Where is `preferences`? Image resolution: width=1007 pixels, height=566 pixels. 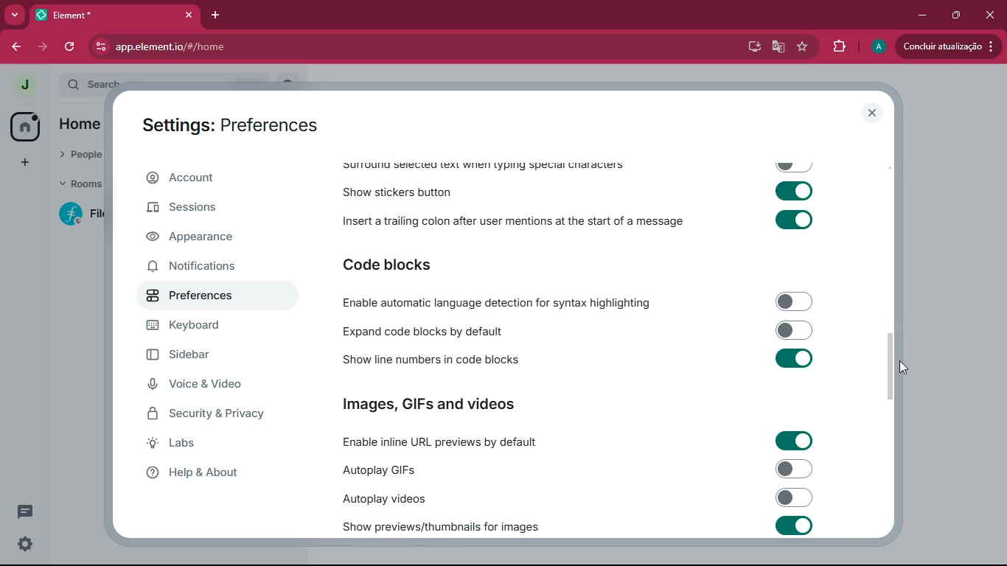
preferences is located at coordinates (204, 298).